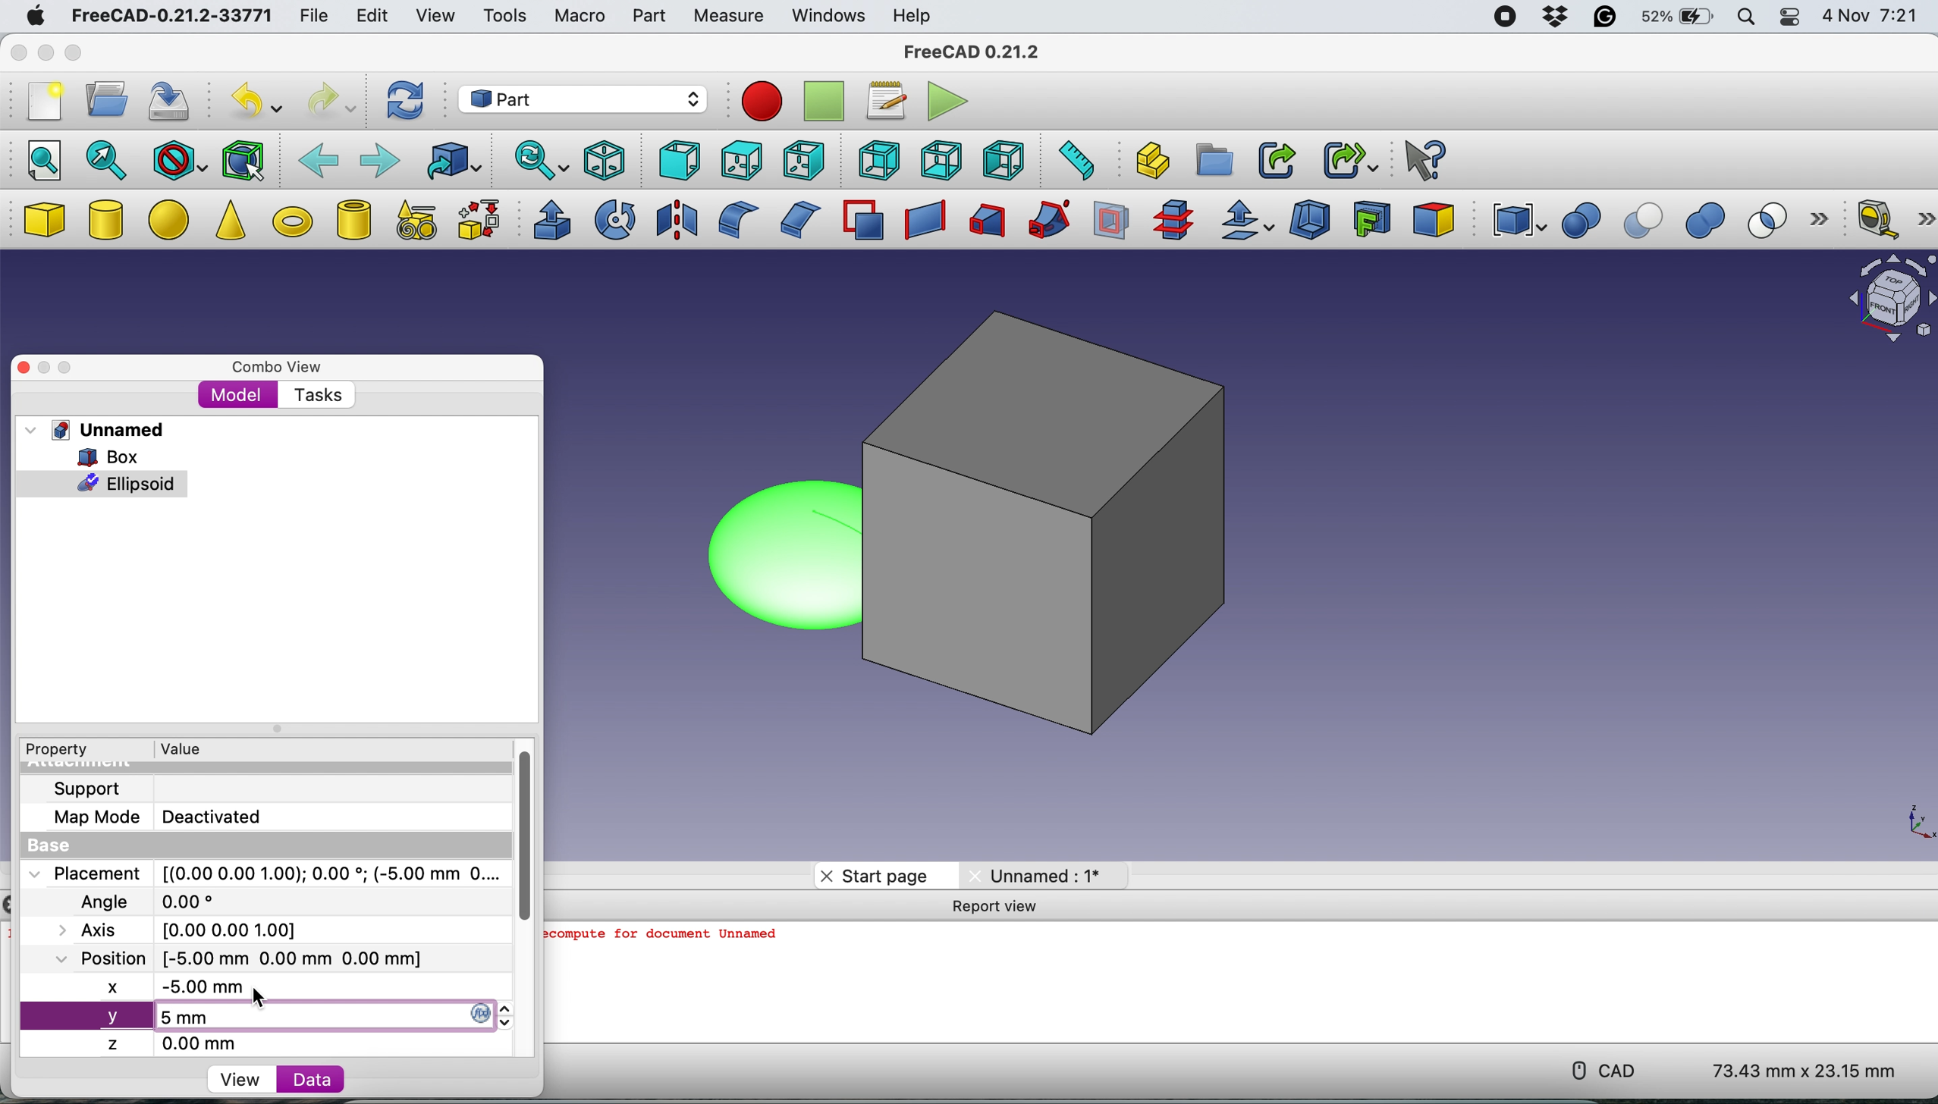 Image resolution: width=1938 pixels, height=1104 pixels. What do you see at coordinates (1351, 158) in the screenshot?
I see `make sub link` at bounding box center [1351, 158].